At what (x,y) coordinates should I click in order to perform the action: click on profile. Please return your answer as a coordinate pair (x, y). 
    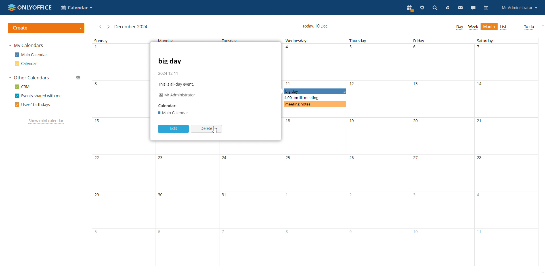
    Looking at the image, I should click on (520, 8).